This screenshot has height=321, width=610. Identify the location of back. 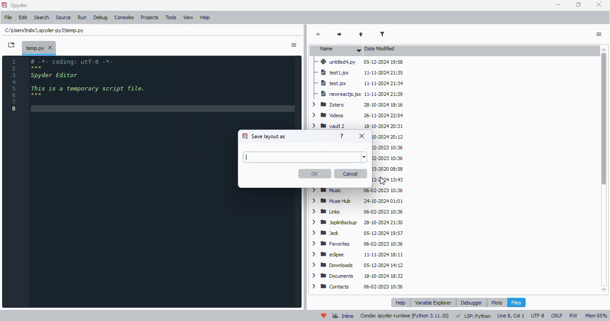
(319, 34).